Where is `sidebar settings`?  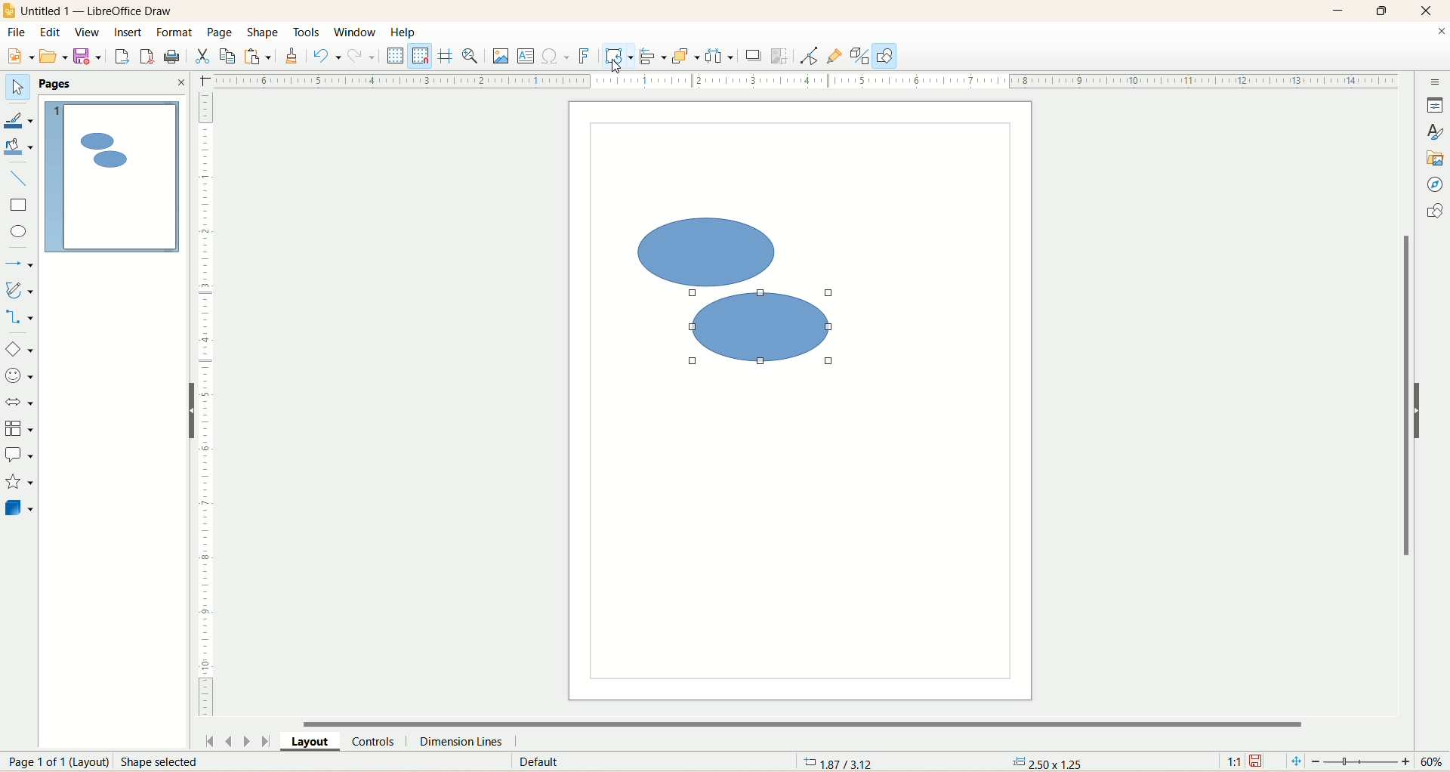 sidebar settings is located at coordinates (1436, 83).